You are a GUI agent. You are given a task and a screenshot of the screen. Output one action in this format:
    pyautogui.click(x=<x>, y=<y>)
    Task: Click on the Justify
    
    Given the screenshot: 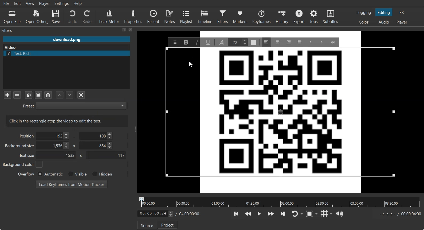 What is the action you would take?
    pyautogui.click(x=300, y=42)
    